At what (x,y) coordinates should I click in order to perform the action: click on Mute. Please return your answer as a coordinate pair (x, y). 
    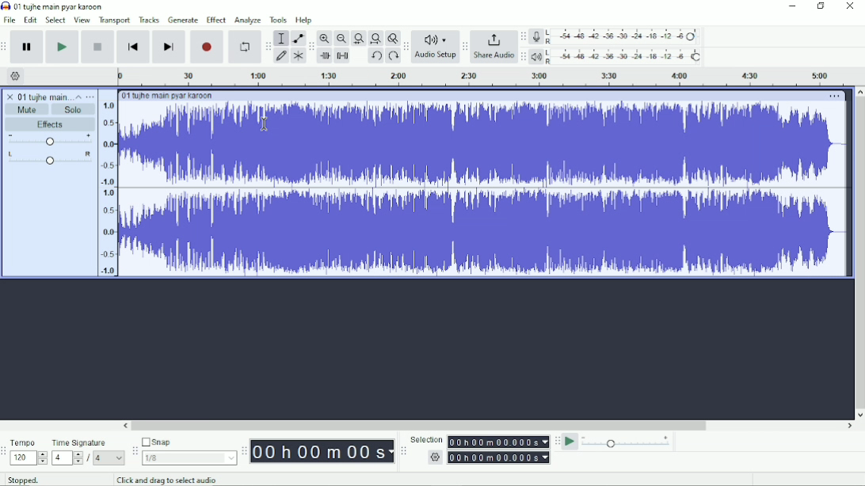
    Looking at the image, I should click on (28, 109).